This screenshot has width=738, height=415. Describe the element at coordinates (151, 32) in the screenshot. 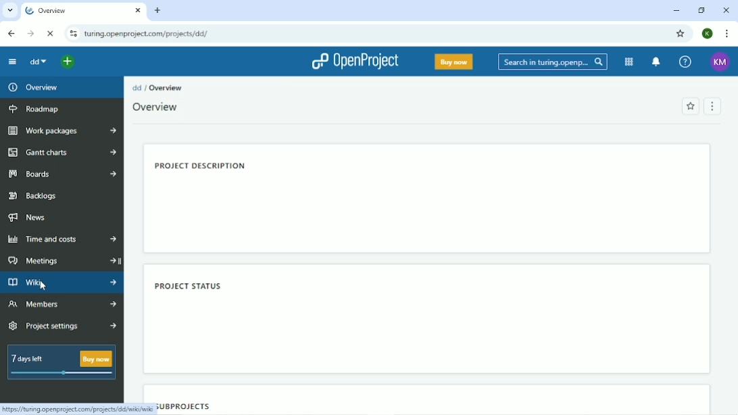

I see `turing.openproect.com/progects/dd/` at that location.